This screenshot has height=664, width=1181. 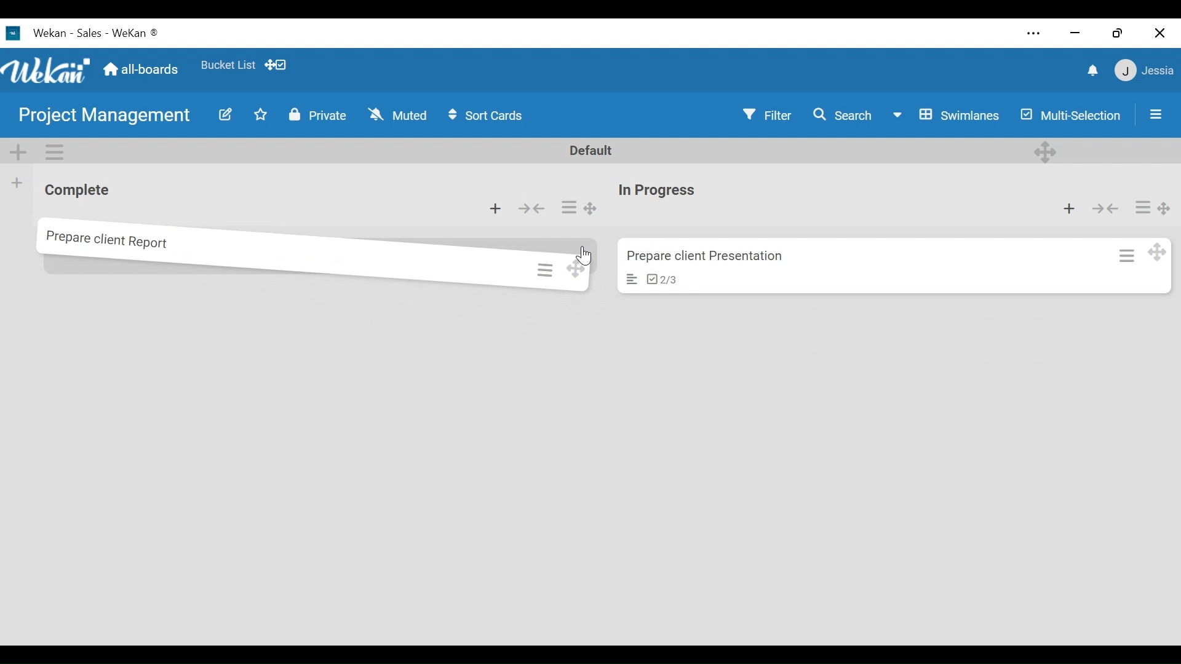 What do you see at coordinates (496, 208) in the screenshot?
I see `Add card to the top of the list` at bounding box center [496, 208].